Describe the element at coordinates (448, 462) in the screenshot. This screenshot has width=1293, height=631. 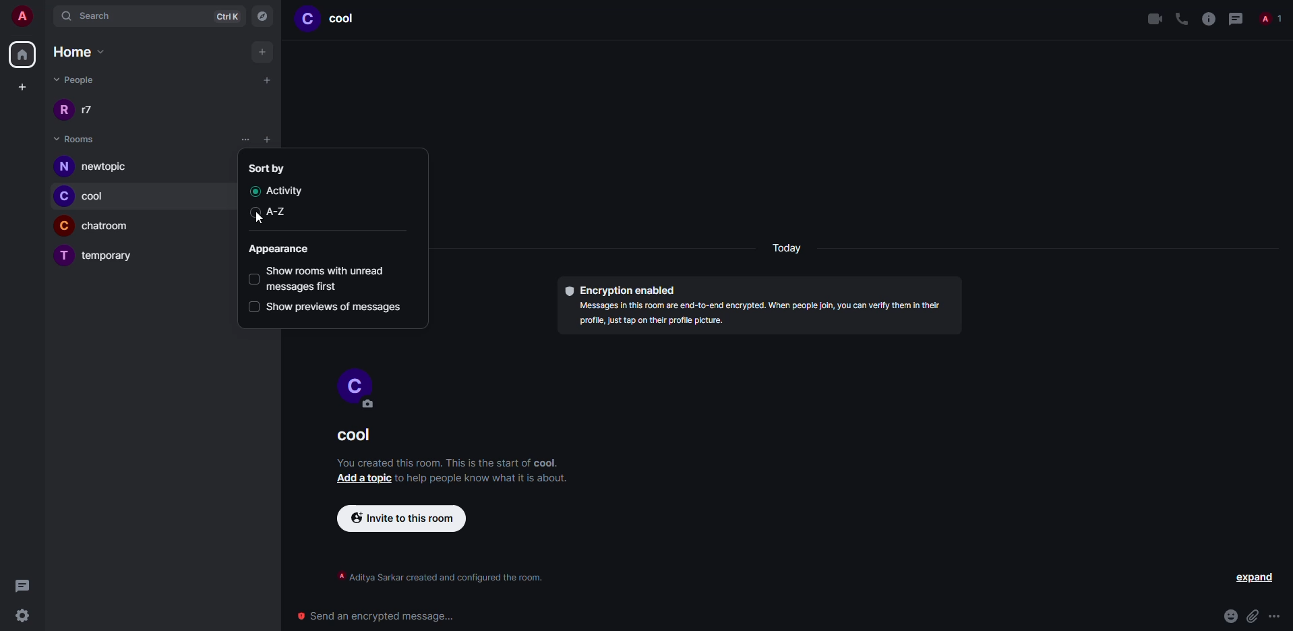
I see `info` at that location.